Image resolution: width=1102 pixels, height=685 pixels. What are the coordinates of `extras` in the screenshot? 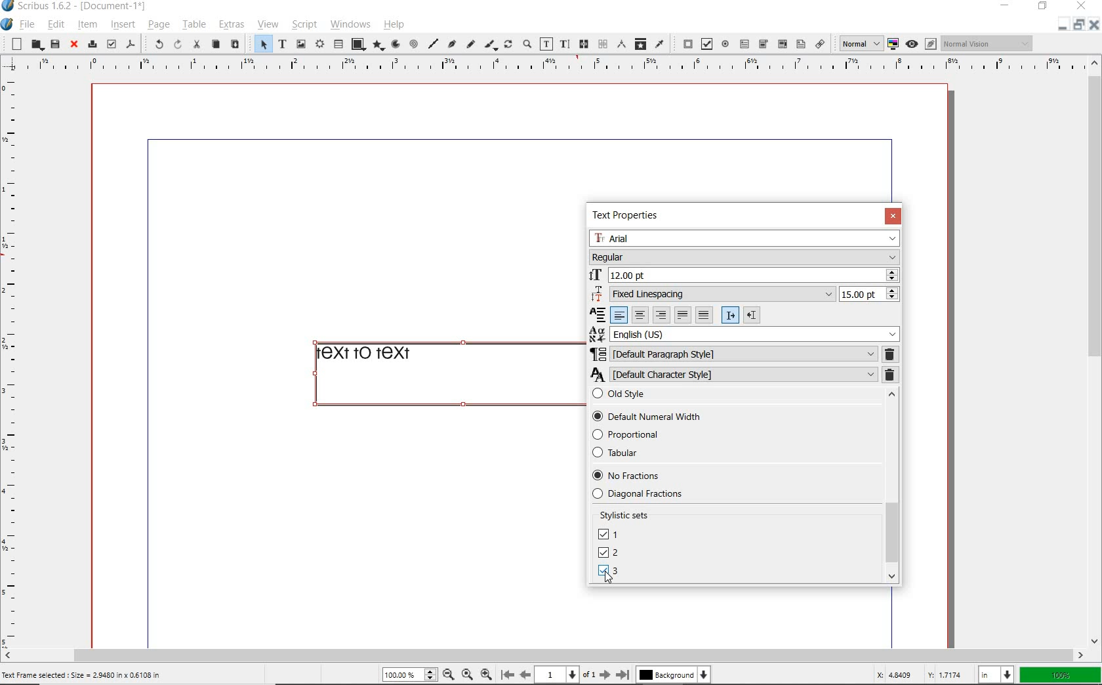 It's located at (231, 26).